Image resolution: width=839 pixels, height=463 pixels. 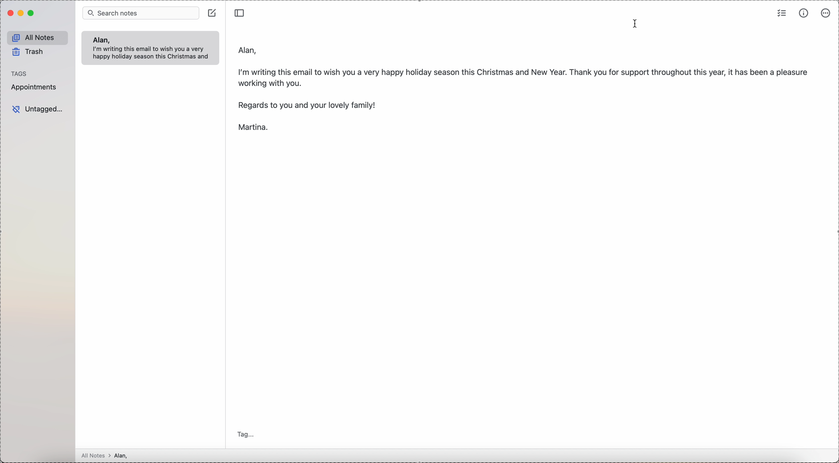 What do you see at coordinates (248, 50) in the screenshot?
I see `Alan,` at bounding box center [248, 50].